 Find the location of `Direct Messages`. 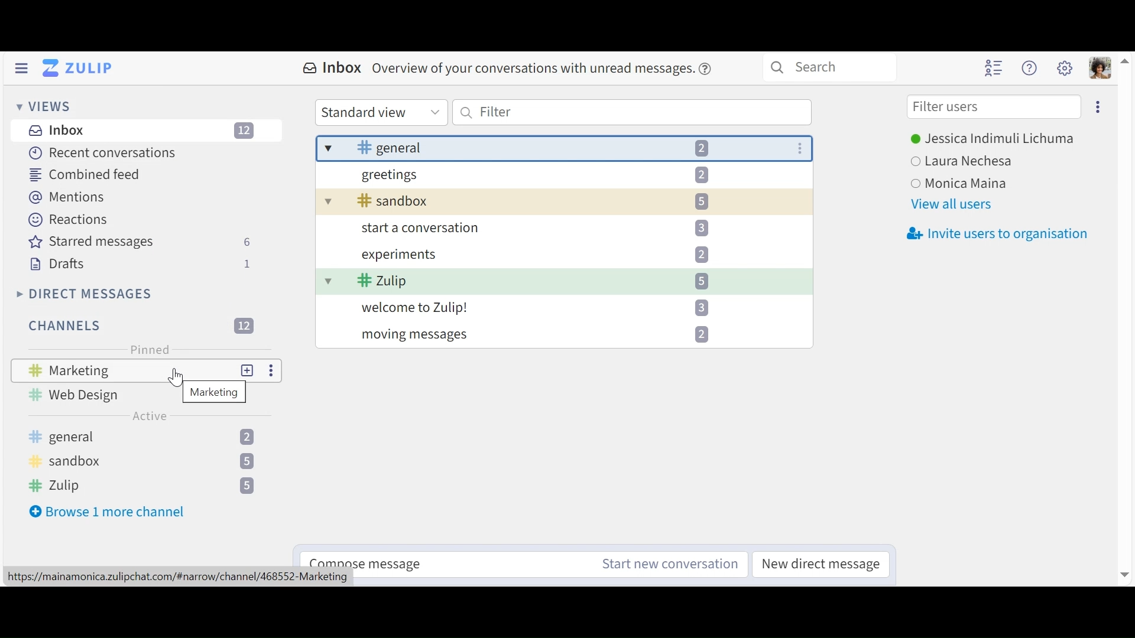

Direct Messages is located at coordinates (83, 294).